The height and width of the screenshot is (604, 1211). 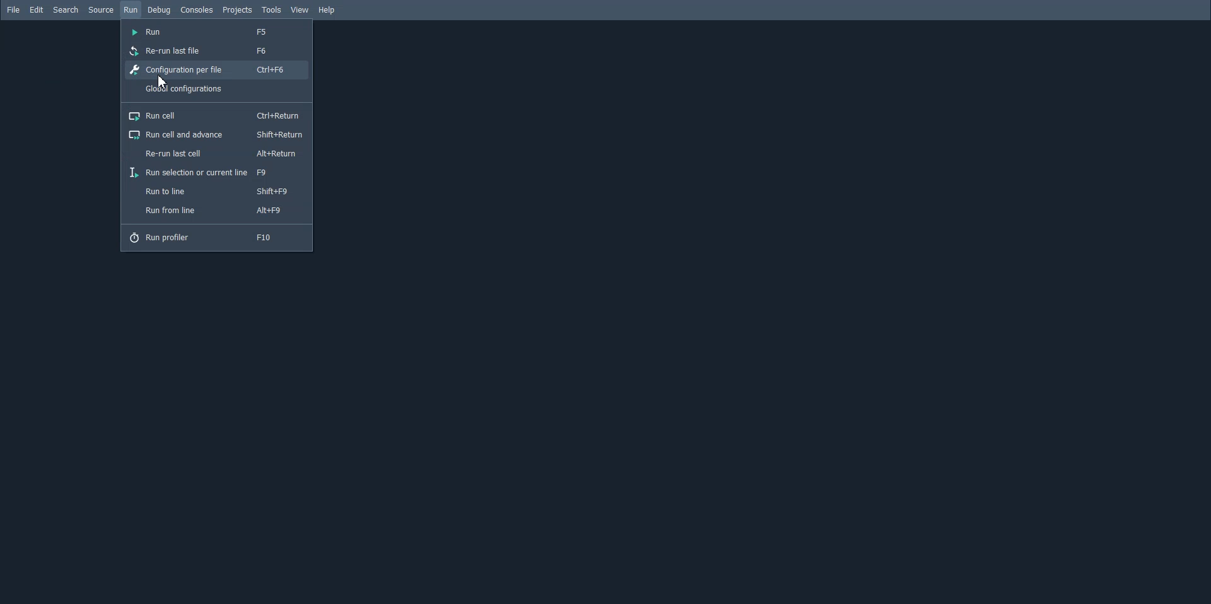 What do you see at coordinates (214, 70) in the screenshot?
I see `Configuration per file` at bounding box center [214, 70].